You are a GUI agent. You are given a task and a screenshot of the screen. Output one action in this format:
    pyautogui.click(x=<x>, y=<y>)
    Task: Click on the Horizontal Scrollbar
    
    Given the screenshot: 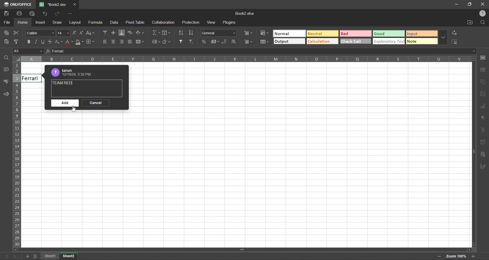 What is the action you would take?
    pyautogui.click(x=470, y=153)
    